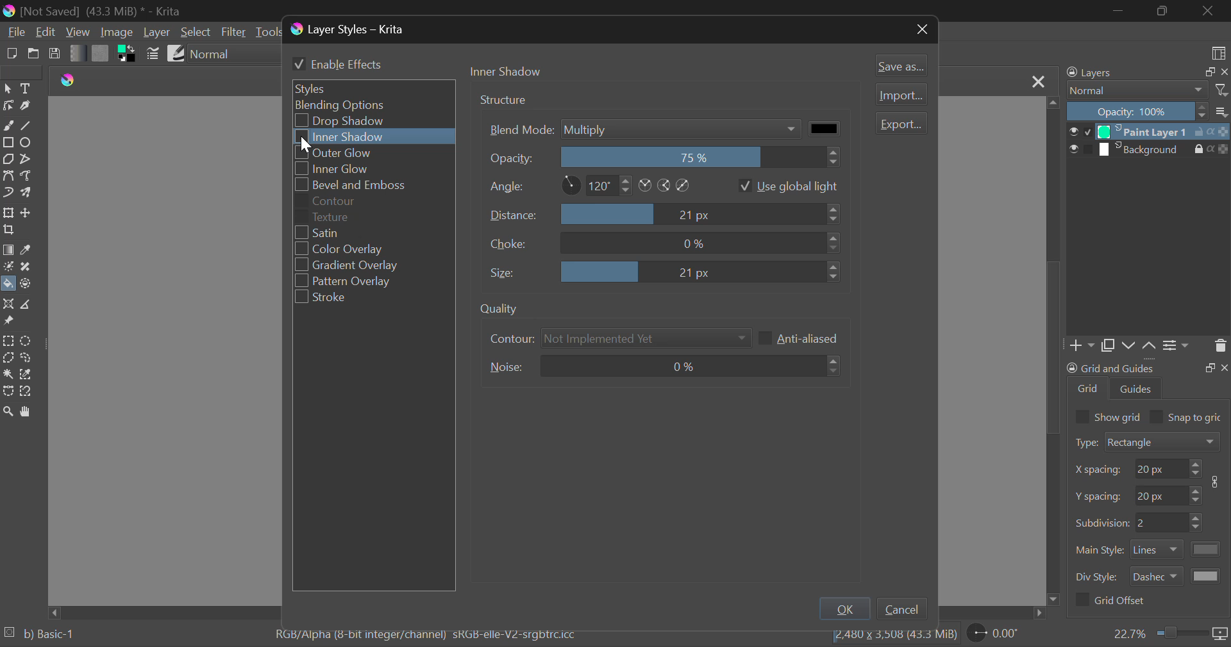 This screenshot has width=1231, height=647. I want to click on New, so click(12, 54).